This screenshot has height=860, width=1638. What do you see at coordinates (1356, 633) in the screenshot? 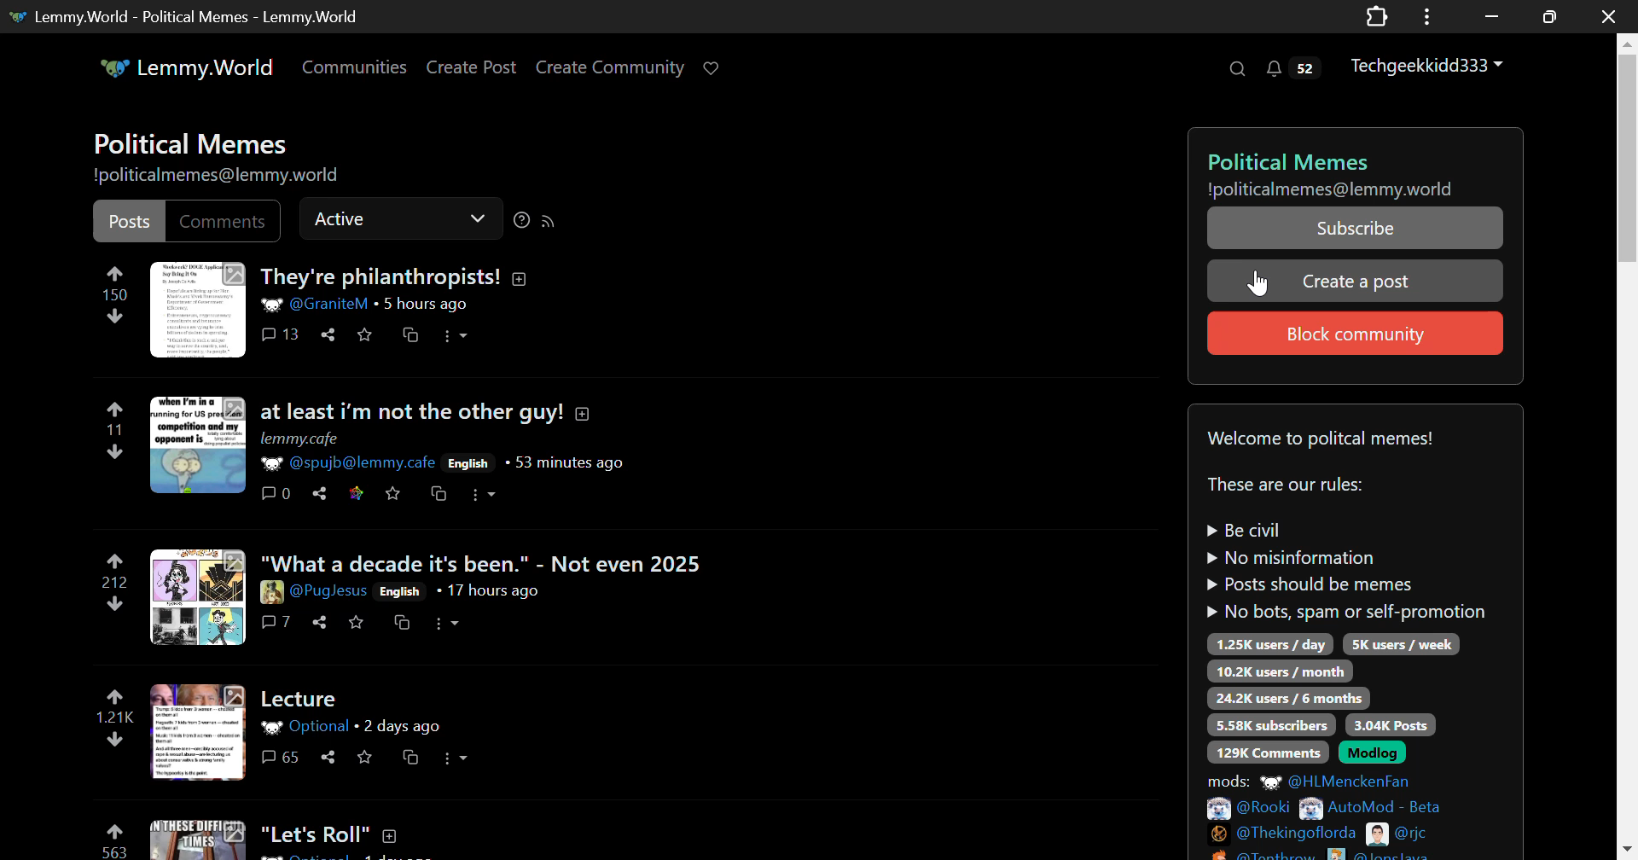
I see `Community Rules` at bounding box center [1356, 633].